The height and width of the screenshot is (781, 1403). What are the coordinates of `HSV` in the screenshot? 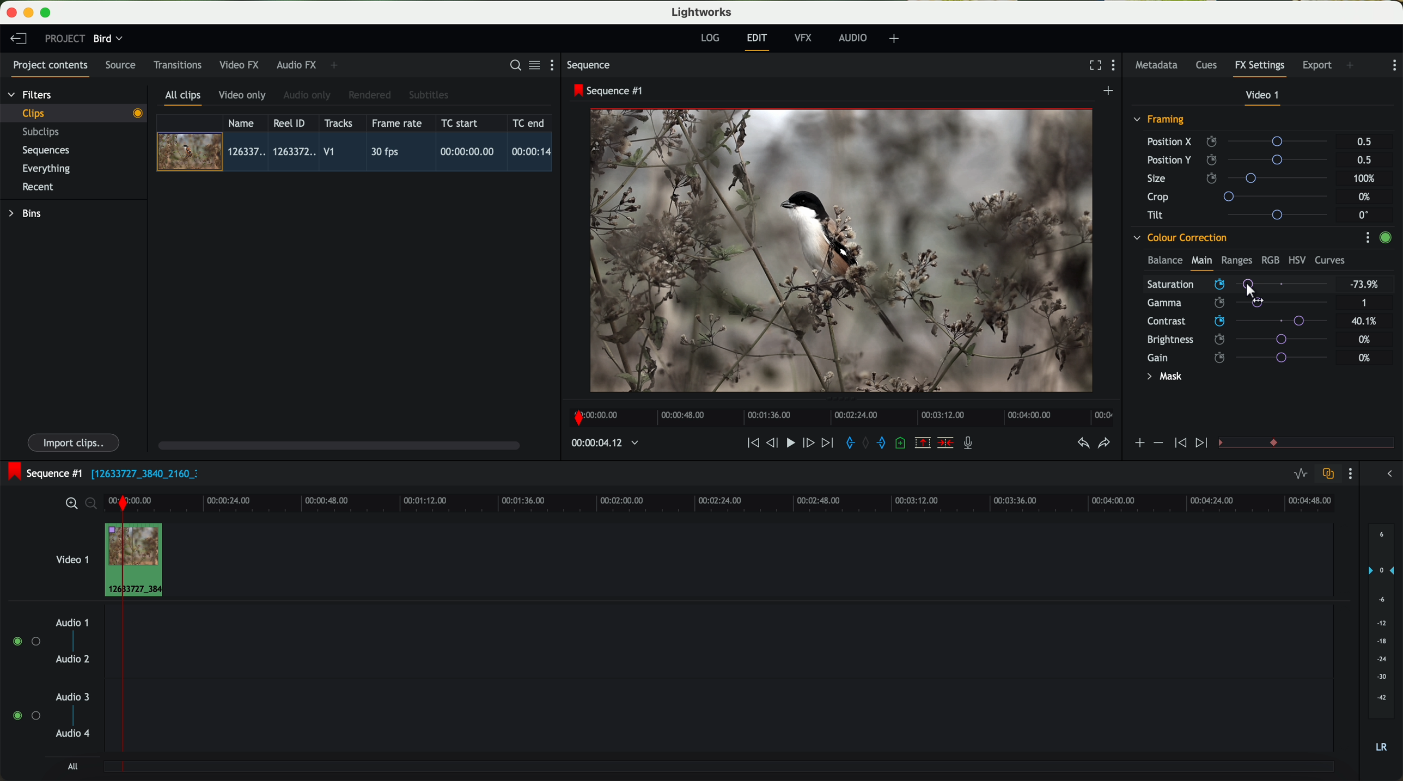 It's located at (1296, 260).